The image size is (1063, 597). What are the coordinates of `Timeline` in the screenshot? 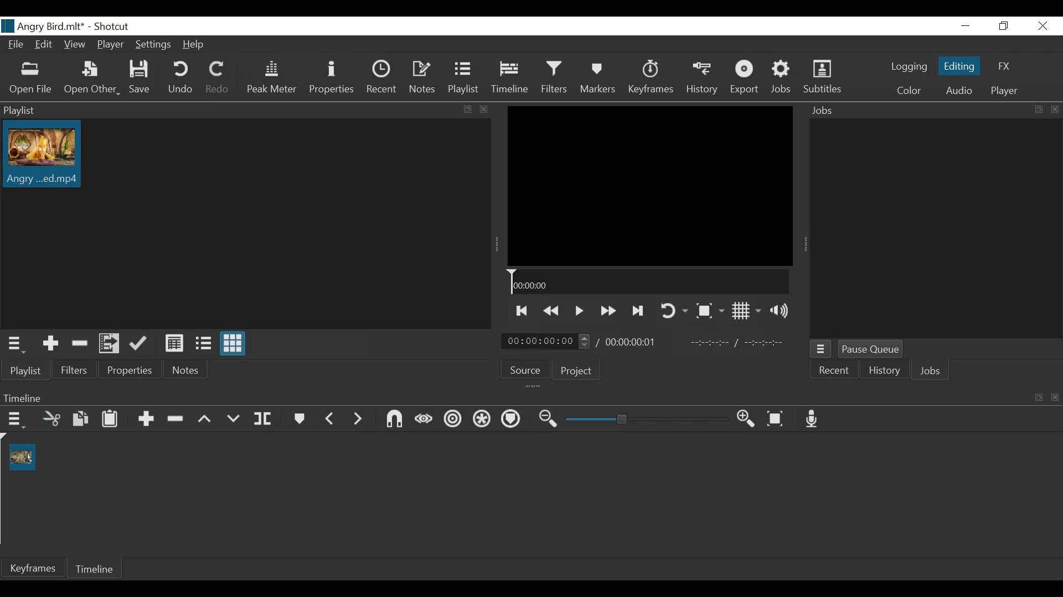 It's located at (510, 77).